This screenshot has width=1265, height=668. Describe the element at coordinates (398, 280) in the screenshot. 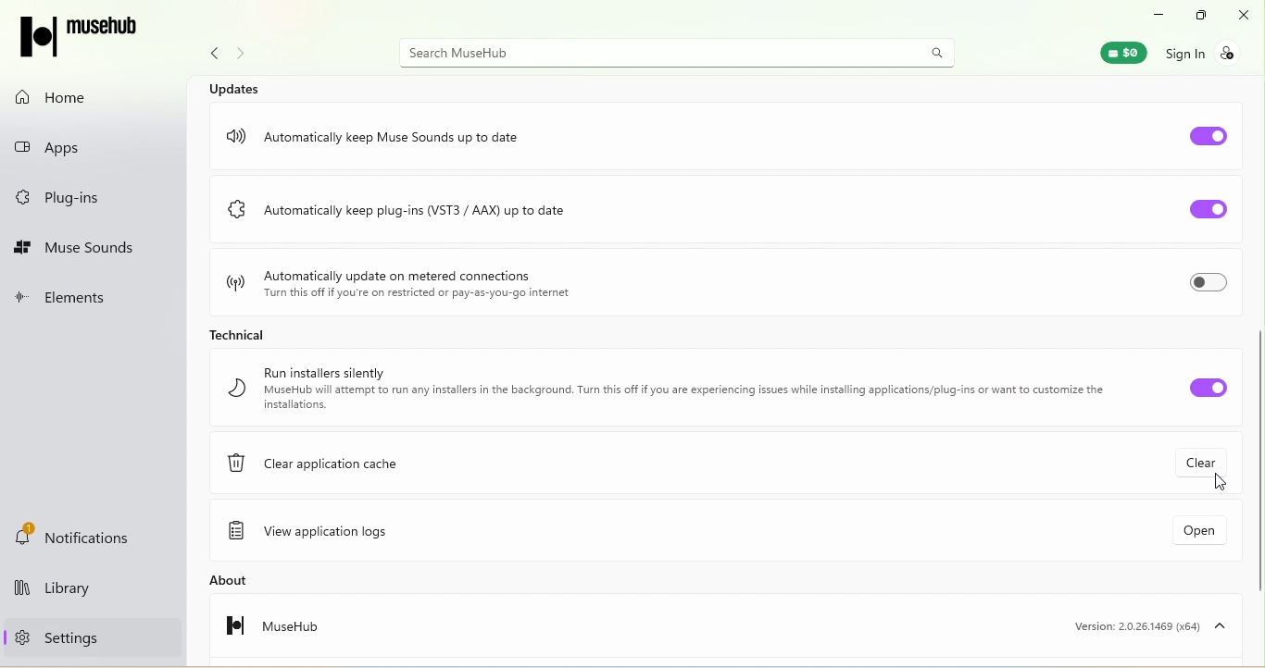

I see `Automatically update on metered connections Turn this off if you're on restricted or pay-as-you-go internet.` at that location.